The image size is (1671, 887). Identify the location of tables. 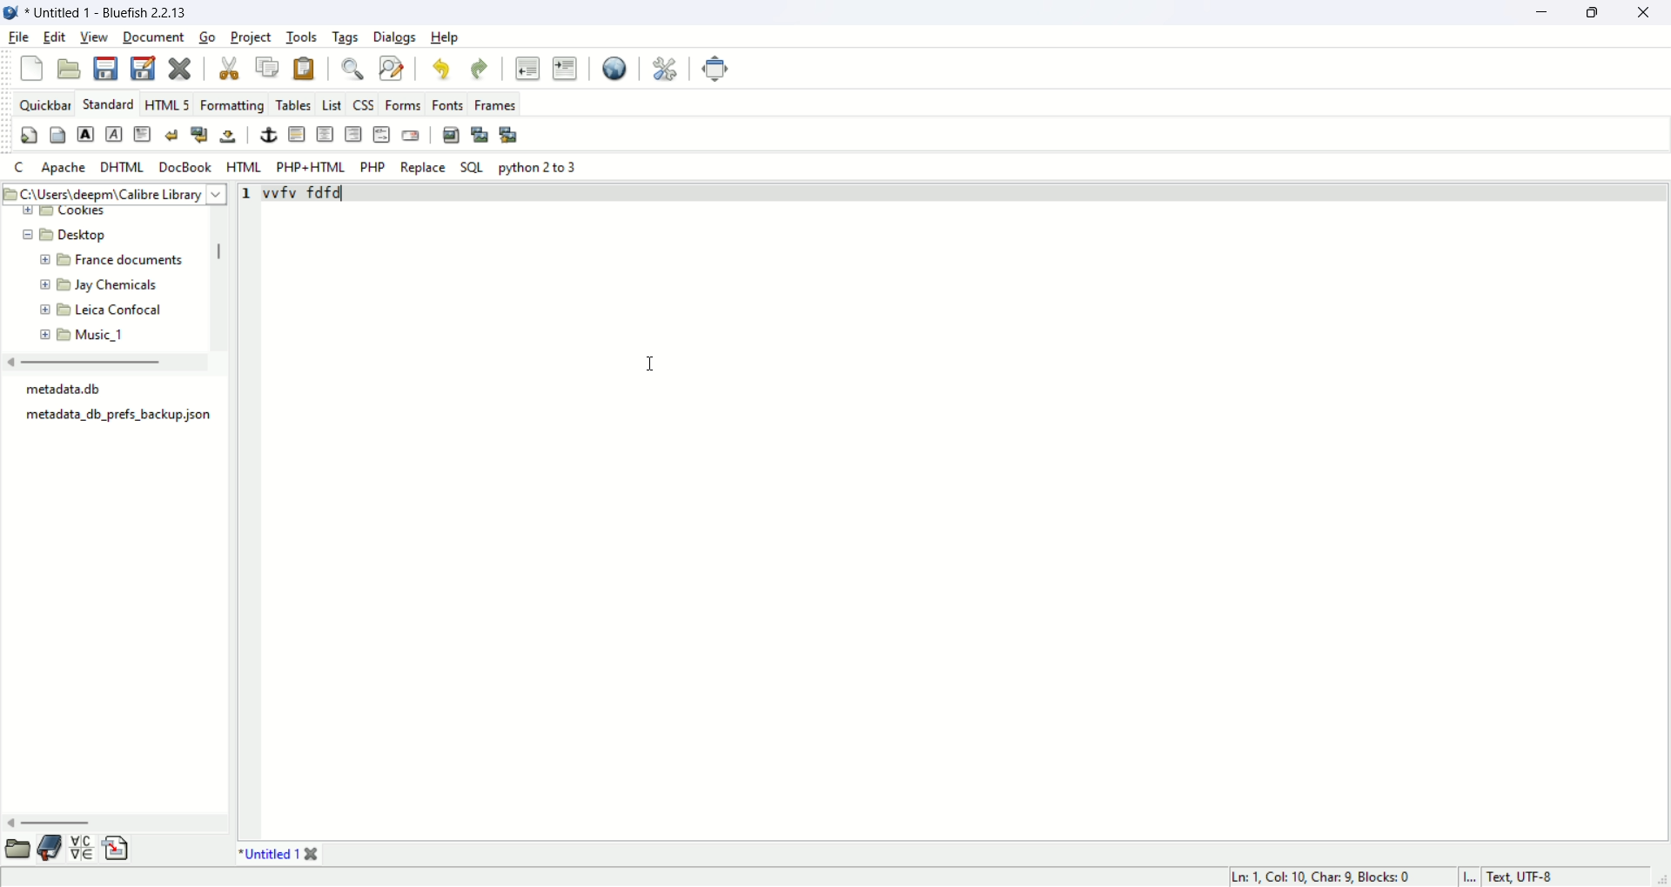
(293, 104).